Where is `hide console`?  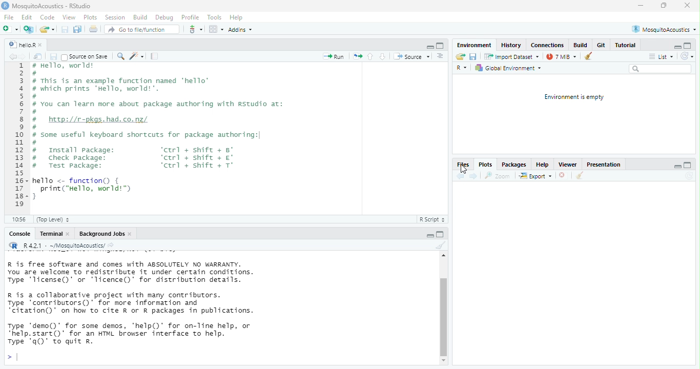 hide console is located at coordinates (687, 45).